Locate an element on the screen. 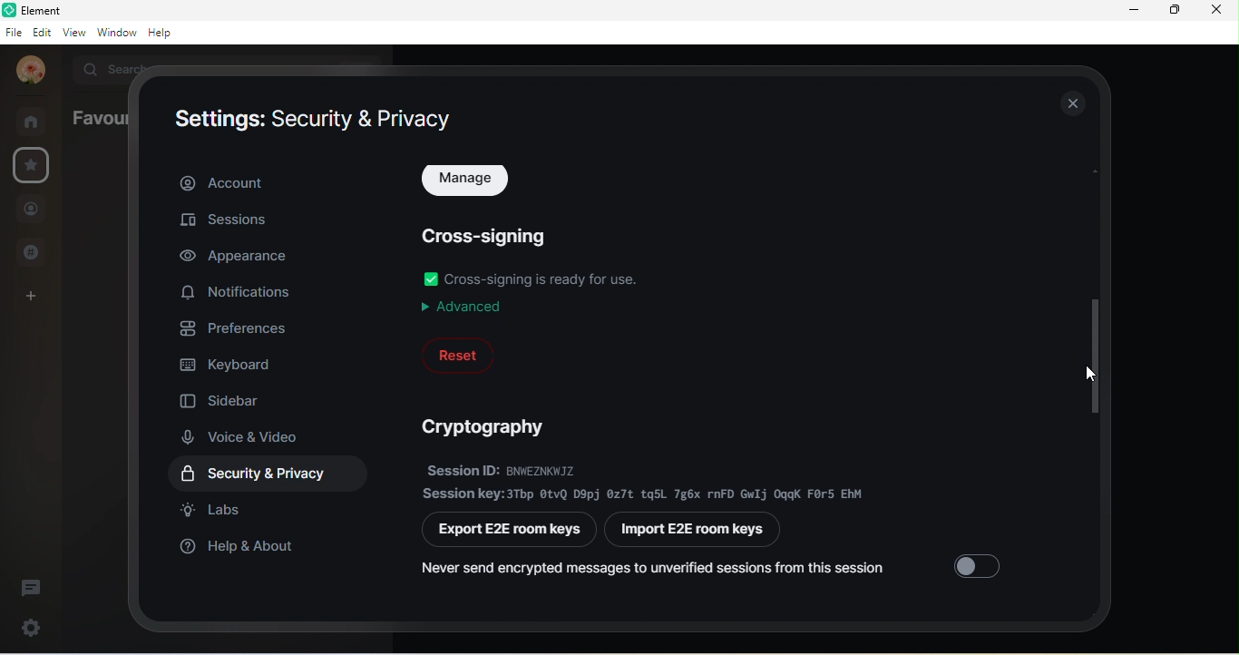 The width and height of the screenshot is (1239, 655). never send encrypted messages to unverified sessions from this session is located at coordinates (654, 571).